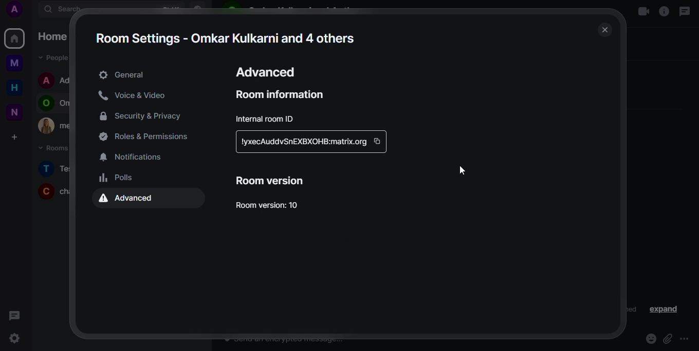 This screenshot has width=699, height=351. I want to click on search, so click(75, 9).